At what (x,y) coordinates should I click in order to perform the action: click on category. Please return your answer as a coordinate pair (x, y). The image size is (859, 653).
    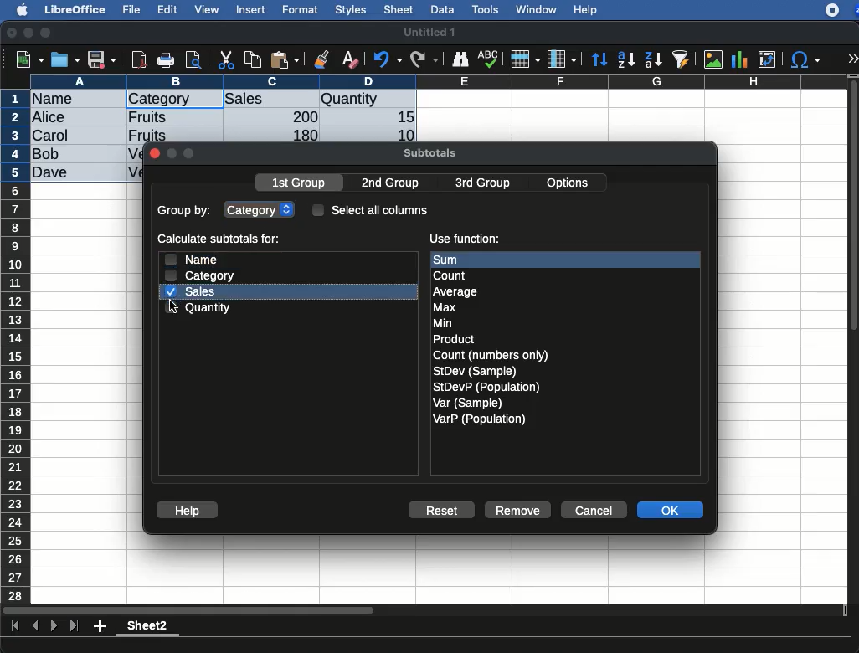
    Looking at the image, I should click on (159, 100).